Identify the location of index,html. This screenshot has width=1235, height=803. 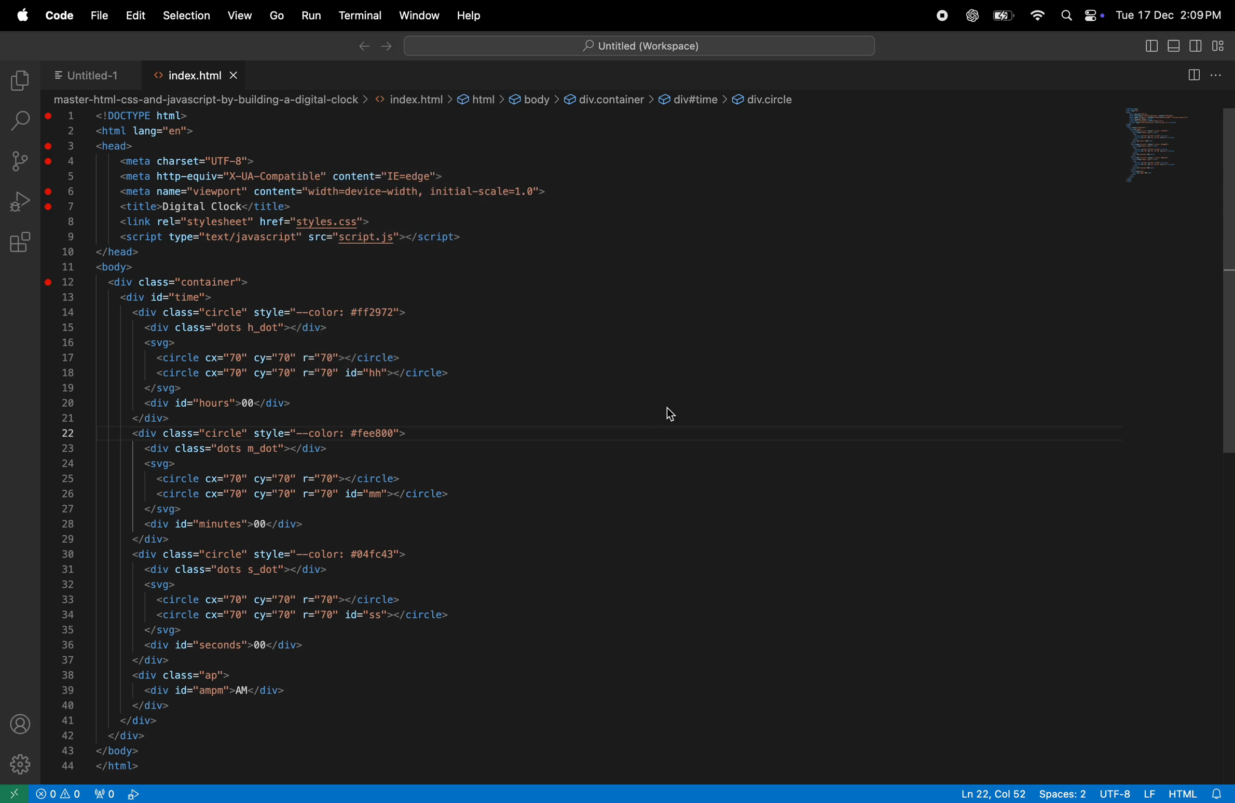
(185, 74).